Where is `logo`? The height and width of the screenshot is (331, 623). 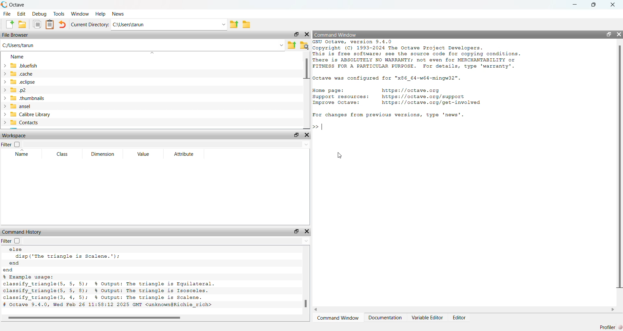
logo is located at coordinates (4, 4).